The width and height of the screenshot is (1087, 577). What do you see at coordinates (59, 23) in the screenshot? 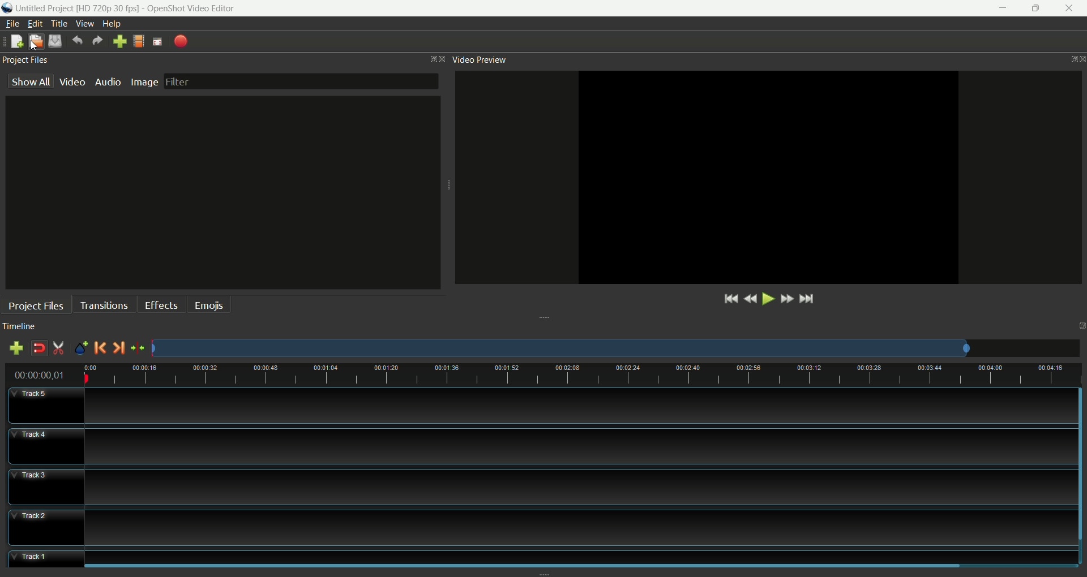
I see `title` at bounding box center [59, 23].